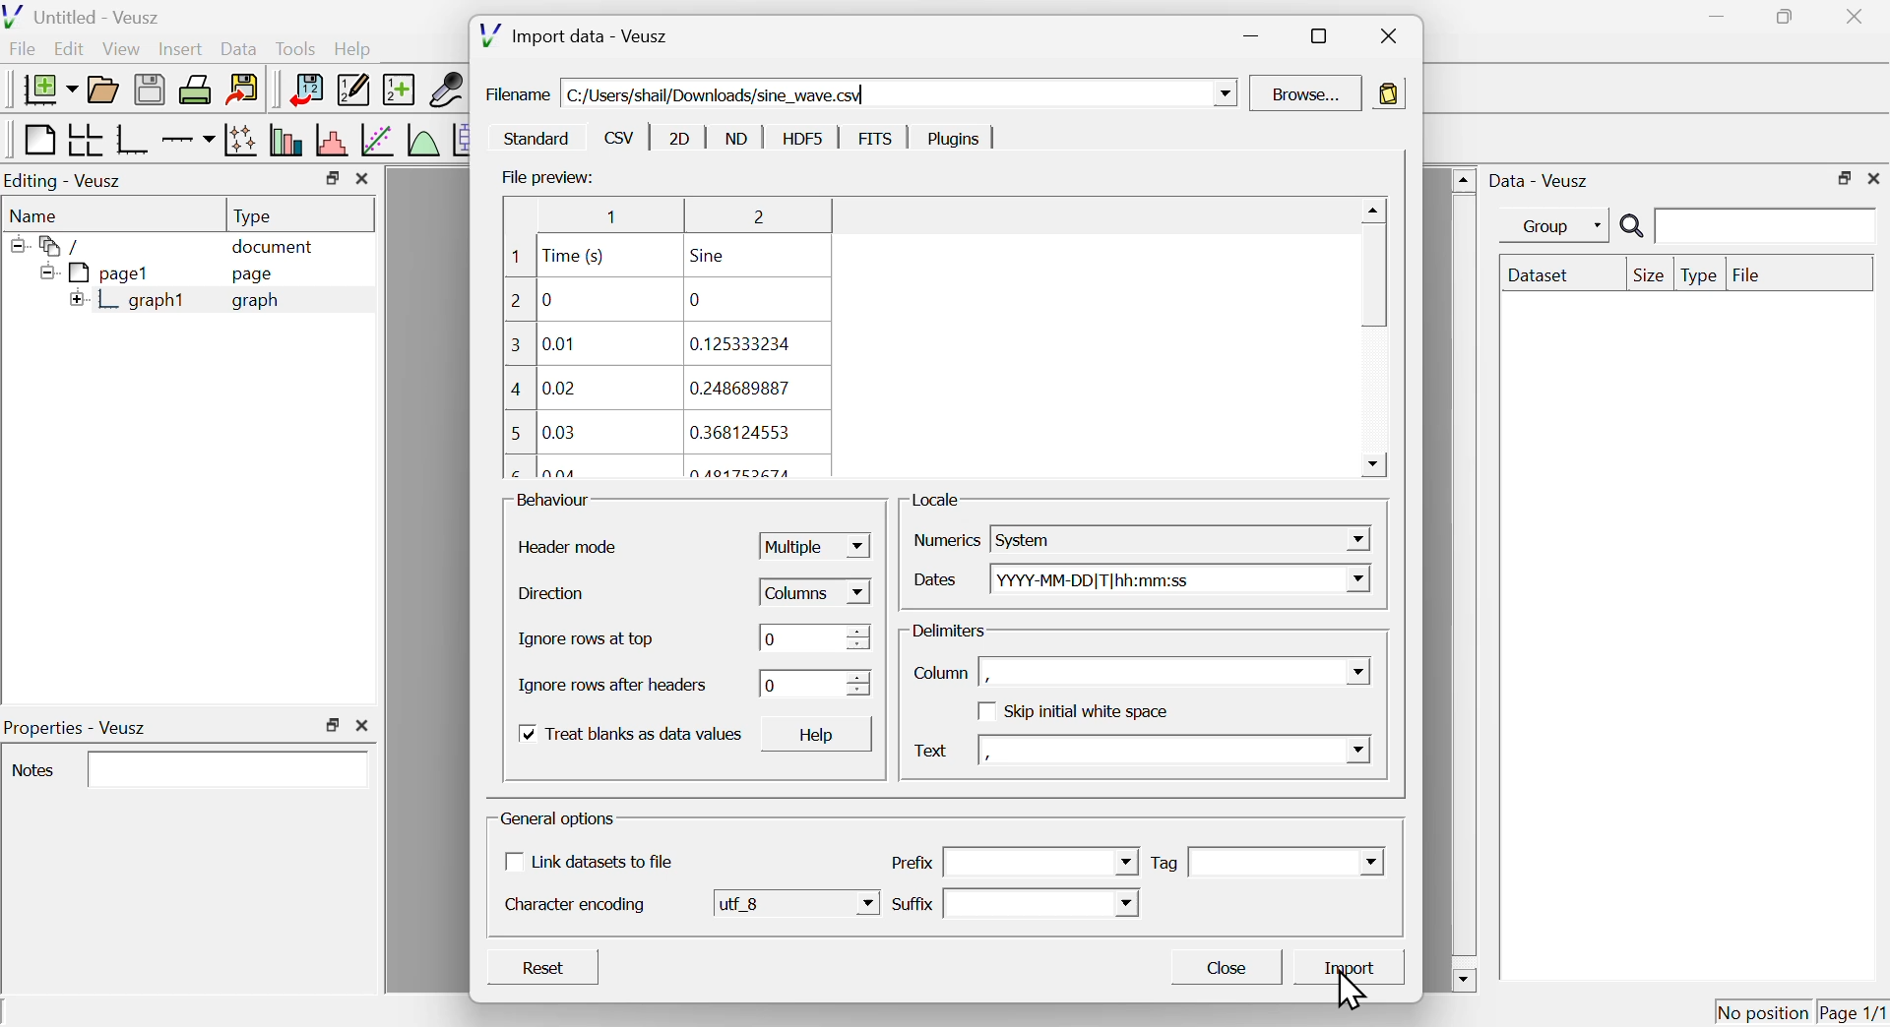 The width and height of the screenshot is (1890, 1027). What do you see at coordinates (605, 641) in the screenshot?
I see `Ignore rows at top` at bounding box center [605, 641].